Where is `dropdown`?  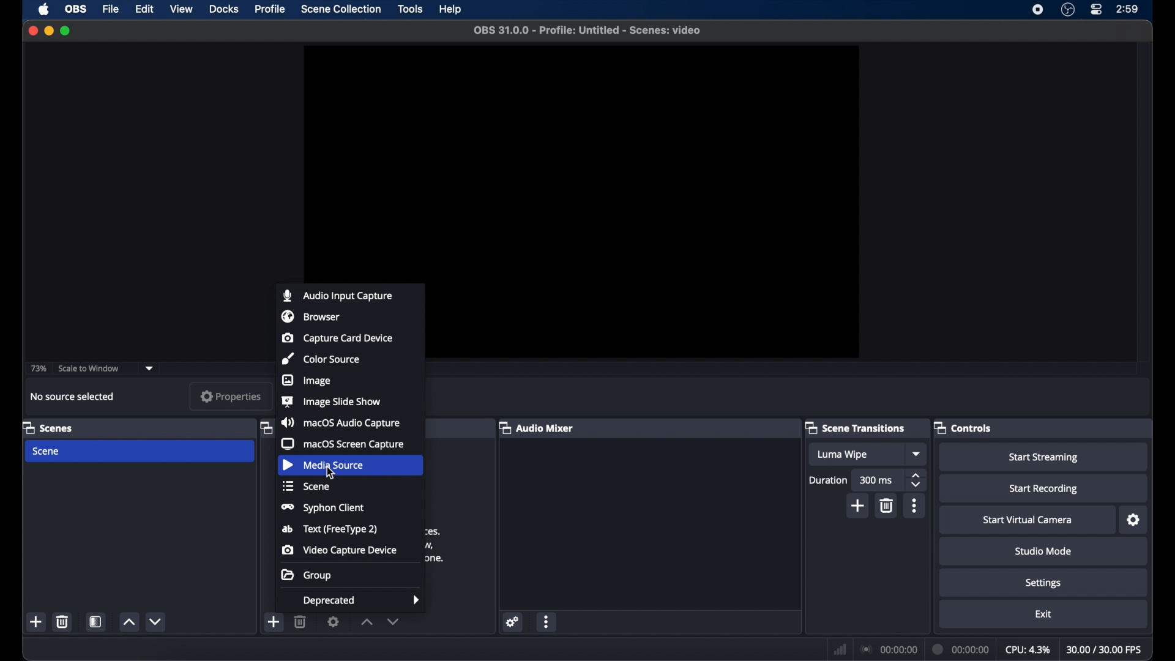 dropdown is located at coordinates (150, 368).